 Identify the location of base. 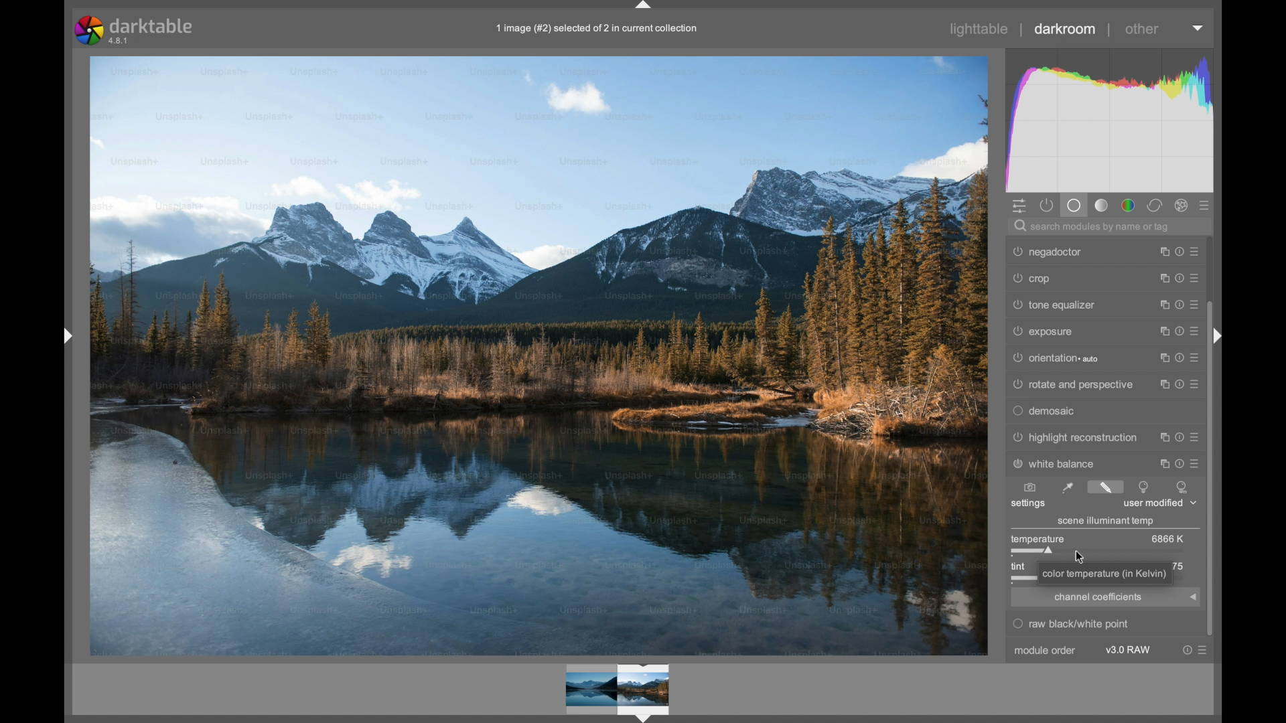
(1074, 205).